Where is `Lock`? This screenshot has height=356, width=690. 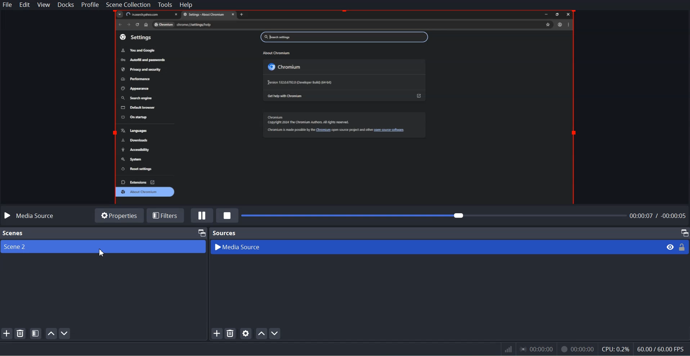
Lock is located at coordinates (682, 247).